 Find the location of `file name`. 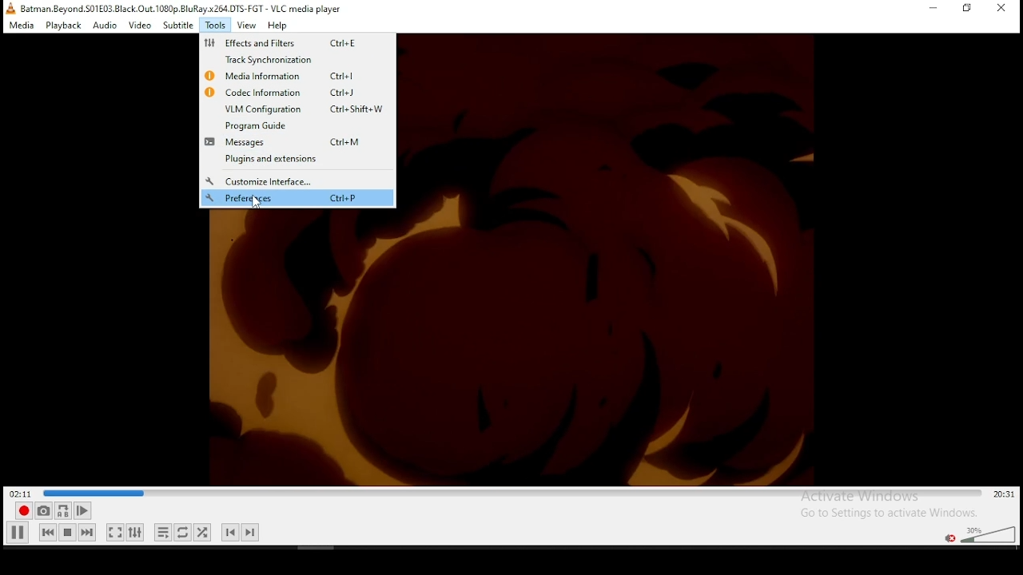

file name is located at coordinates (181, 8).